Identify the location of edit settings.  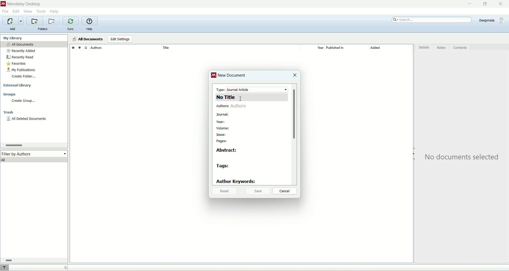
(120, 39).